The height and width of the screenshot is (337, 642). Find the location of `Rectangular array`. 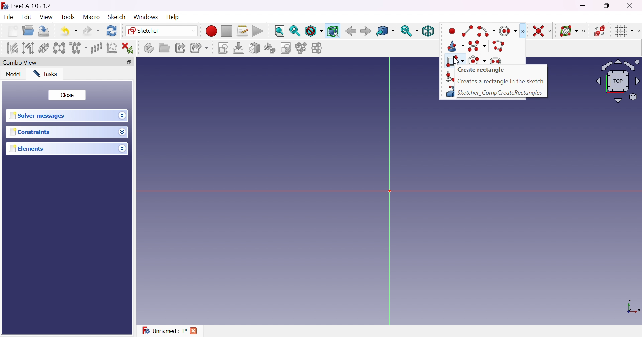

Rectangular array is located at coordinates (96, 48).